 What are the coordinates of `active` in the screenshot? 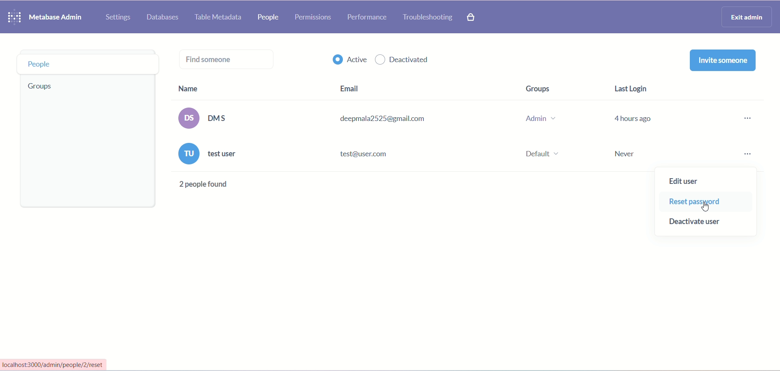 It's located at (350, 61).